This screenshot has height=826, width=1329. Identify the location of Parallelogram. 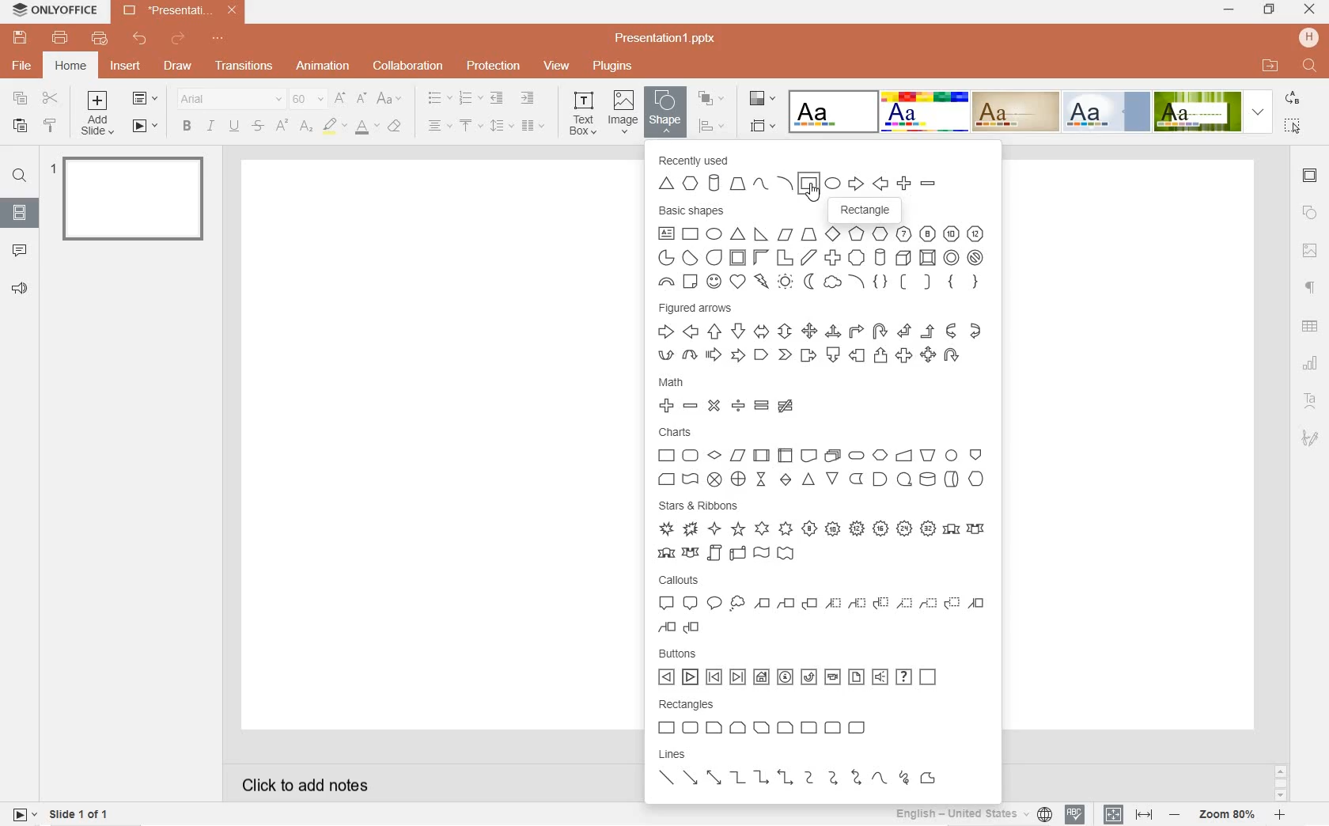
(786, 235).